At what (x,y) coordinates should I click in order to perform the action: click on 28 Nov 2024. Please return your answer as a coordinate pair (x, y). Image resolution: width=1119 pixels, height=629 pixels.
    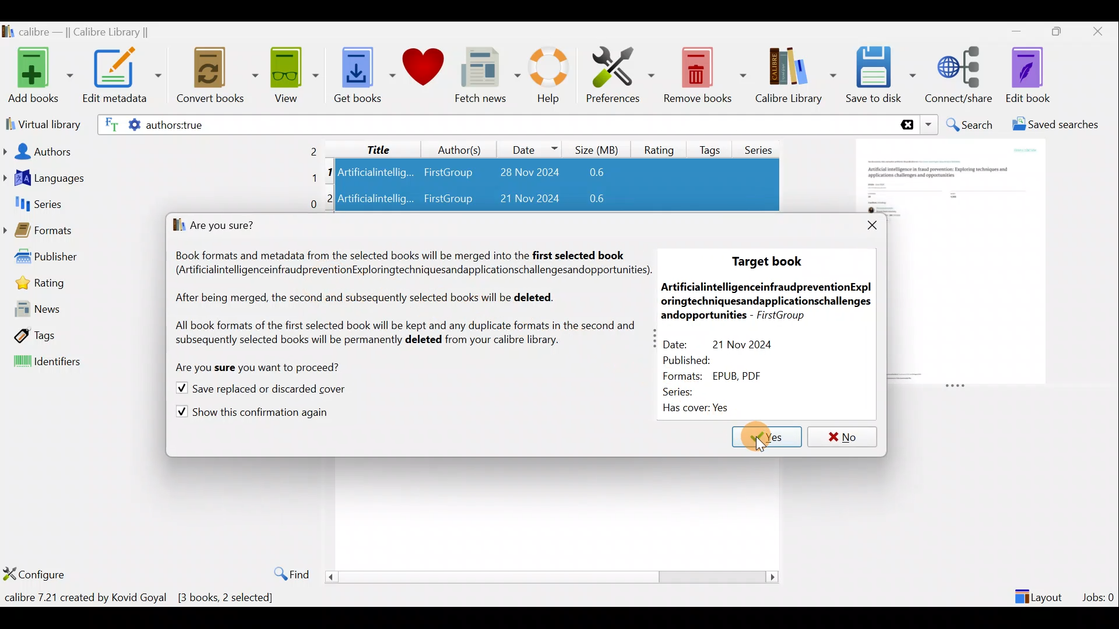
    Looking at the image, I should click on (523, 174).